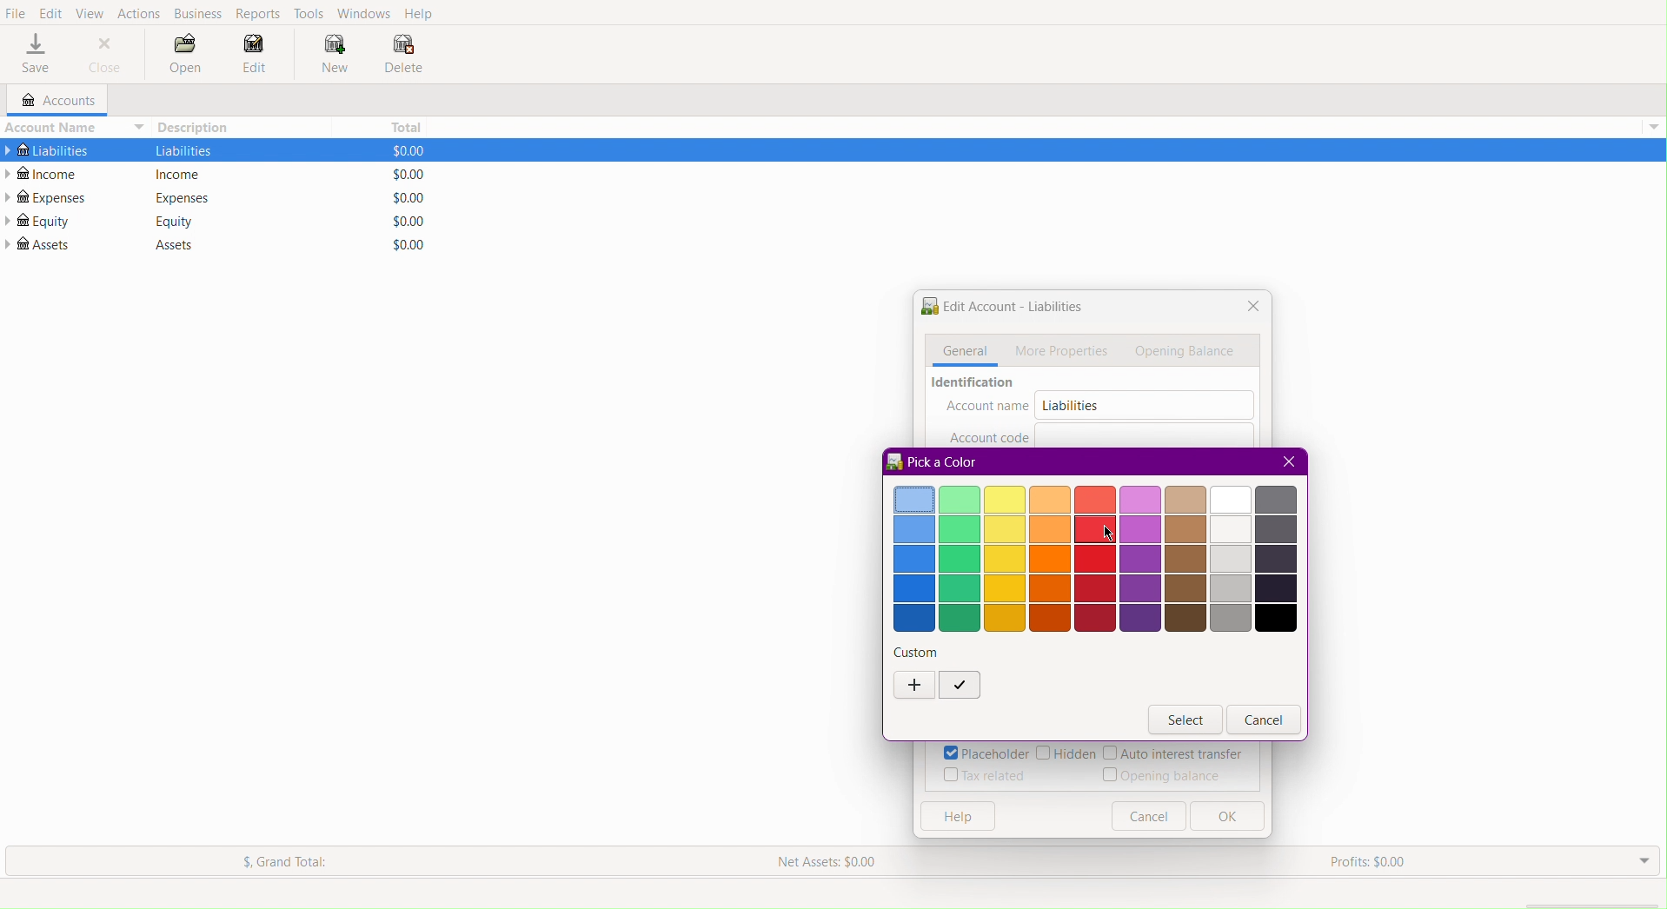  What do you see at coordinates (934, 461) in the screenshot?
I see `Pick a Color` at bounding box center [934, 461].